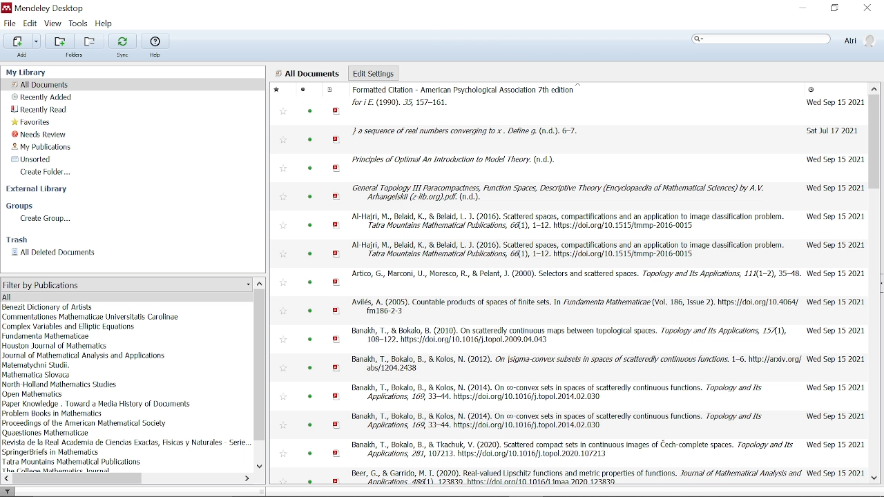 The width and height of the screenshot is (884, 497). I want to click on citation, so click(575, 273).